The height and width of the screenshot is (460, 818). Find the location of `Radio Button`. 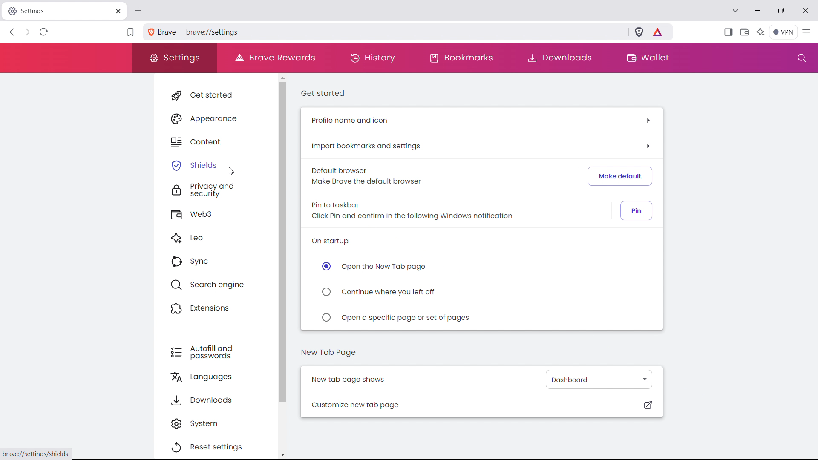

Radio Button is located at coordinates (327, 290).